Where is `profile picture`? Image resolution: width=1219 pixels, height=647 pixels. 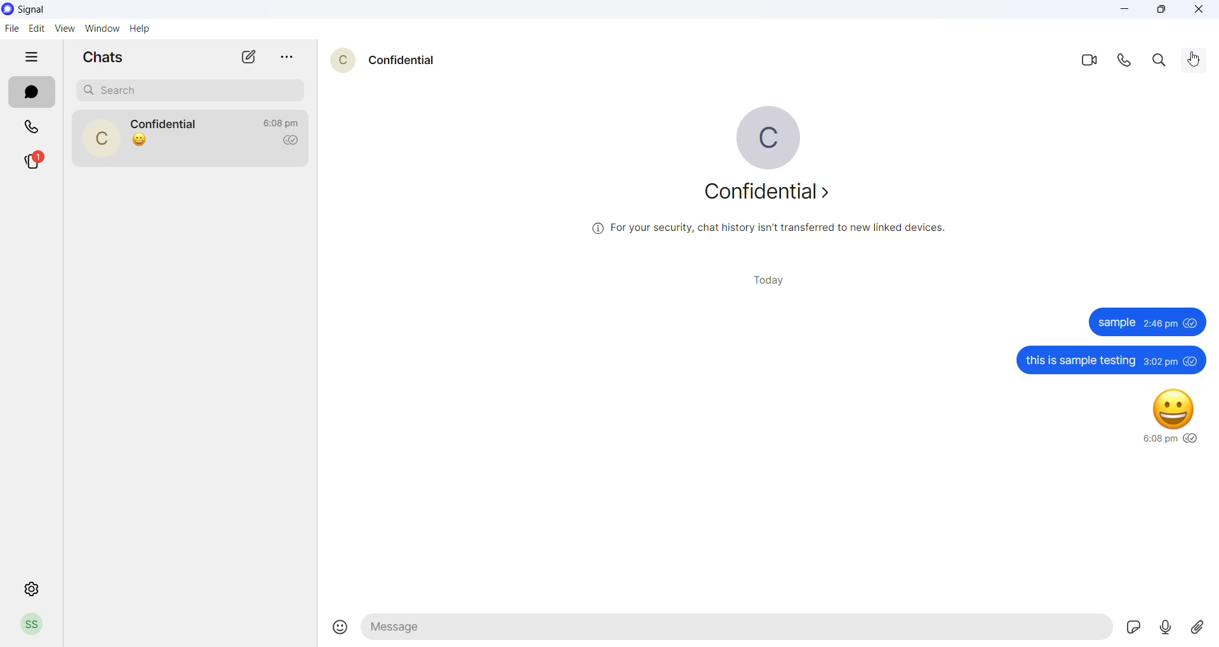
profile picture is located at coordinates (29, 624).